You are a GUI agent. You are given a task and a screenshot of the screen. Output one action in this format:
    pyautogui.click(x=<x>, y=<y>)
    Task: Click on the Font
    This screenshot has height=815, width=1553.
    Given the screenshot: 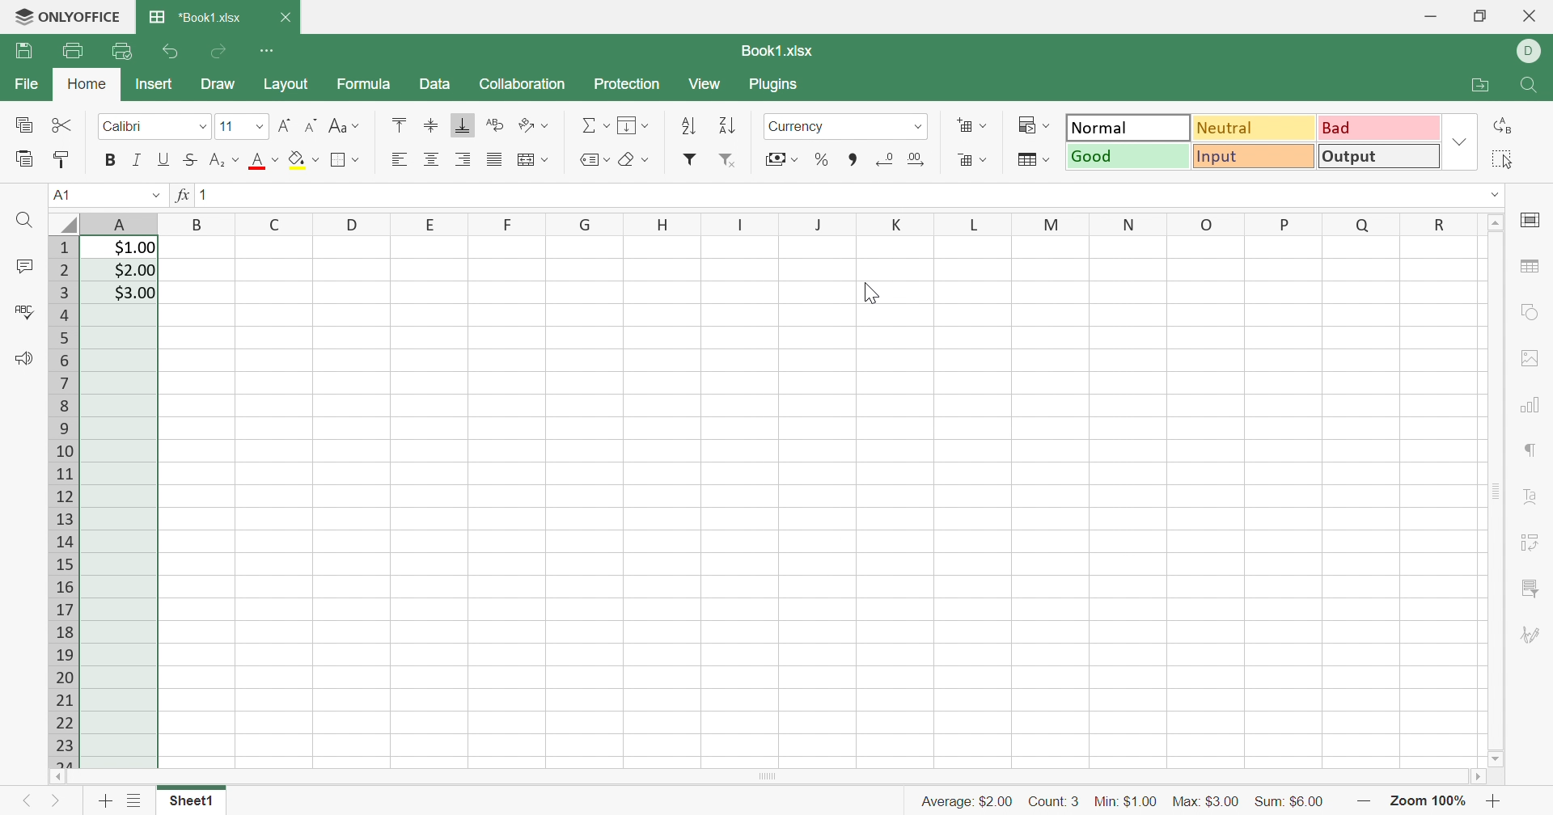 What is the action you would take?
    pyautogui.click(x=154, y=124)
    